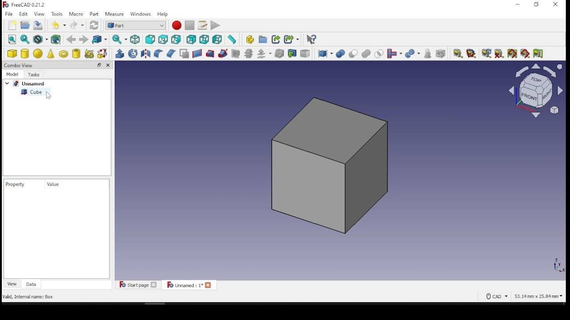 This screenshot has width=570, height=320. I want to click on mirroring, so click(146, 53).